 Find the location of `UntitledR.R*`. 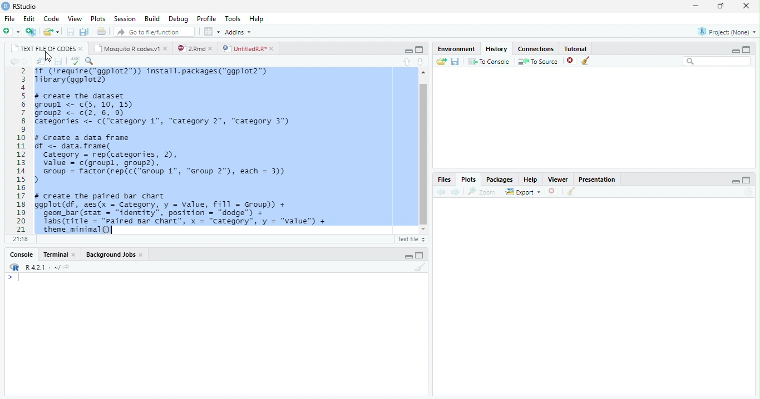

UntitledR.R* is located at coordinates (244, 48).